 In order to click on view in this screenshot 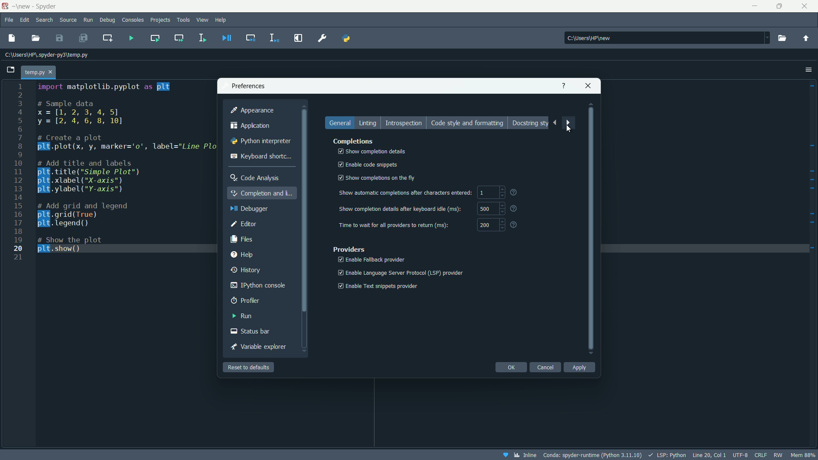, I will do `click(203, 20)`.